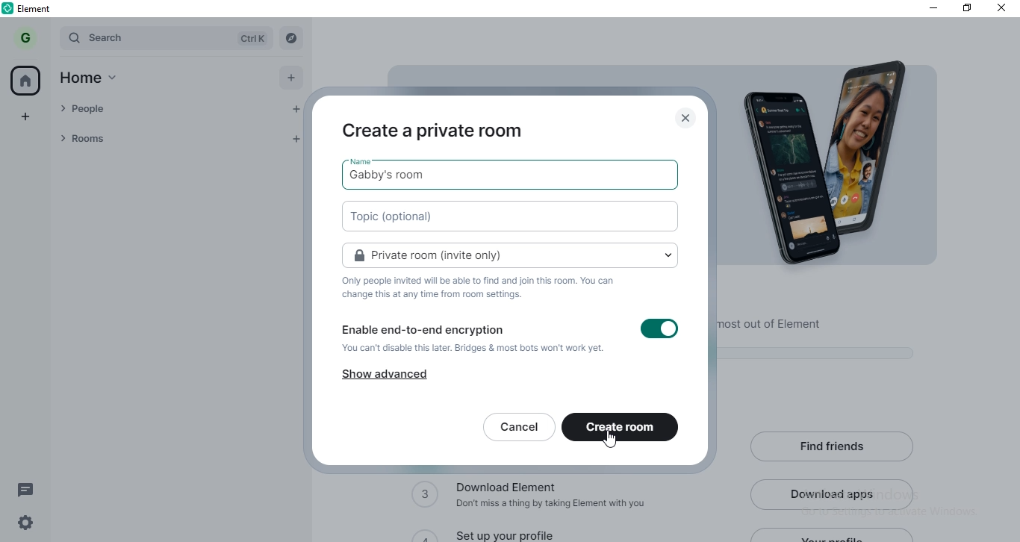  Describe the element at coordinates (833, 493) in the screenshot. I see `download apps` at that location.